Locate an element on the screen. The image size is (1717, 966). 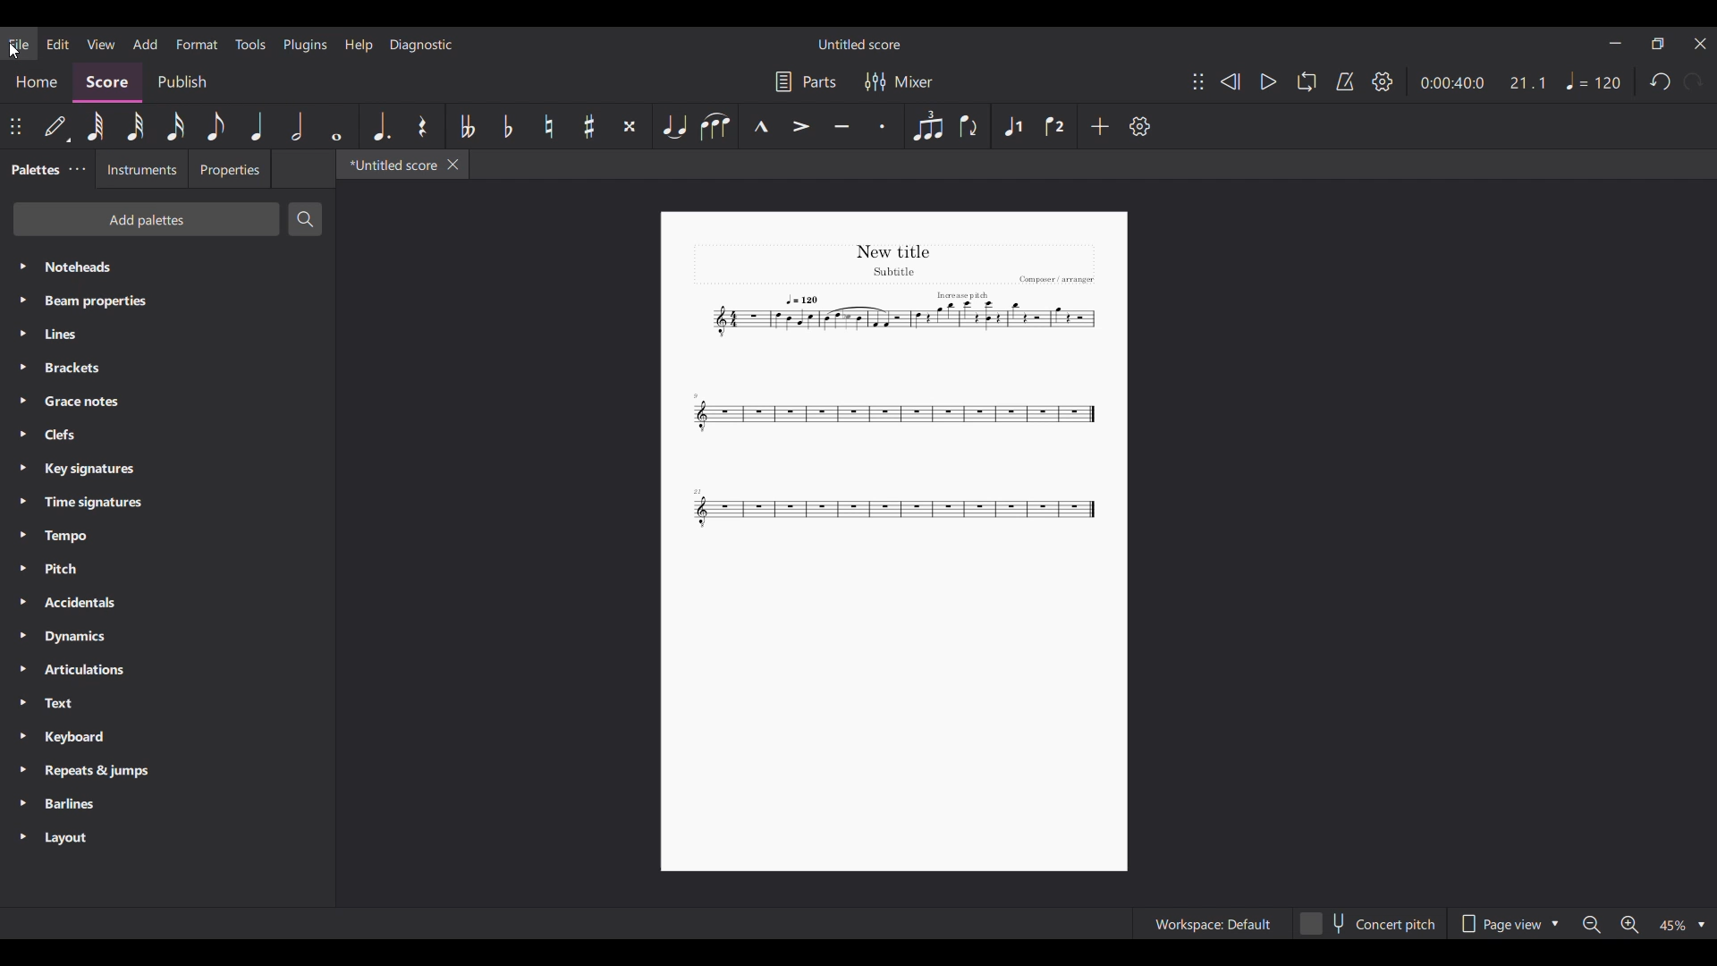
Instruments is located at coordinates (141, 168).